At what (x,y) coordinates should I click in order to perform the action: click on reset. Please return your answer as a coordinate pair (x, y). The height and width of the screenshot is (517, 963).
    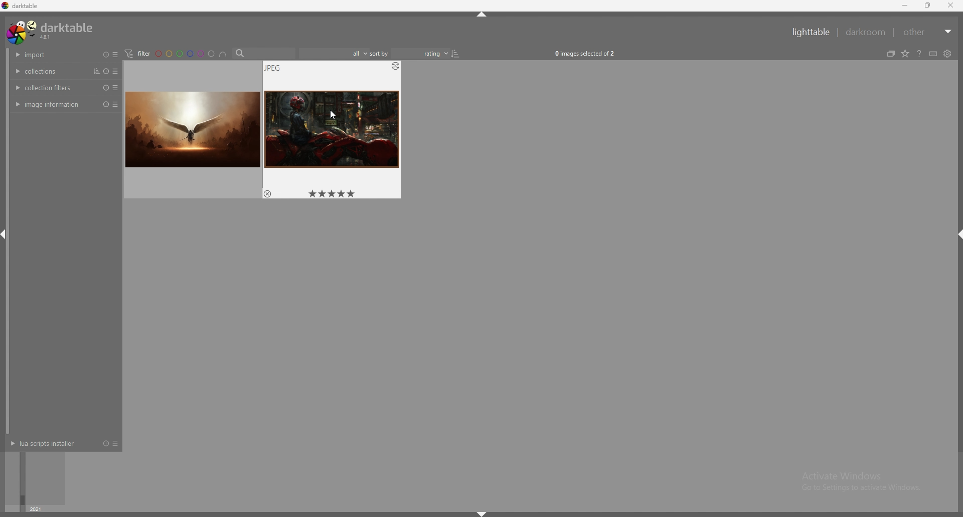
    Looking at the image, I should click on (105, 87).